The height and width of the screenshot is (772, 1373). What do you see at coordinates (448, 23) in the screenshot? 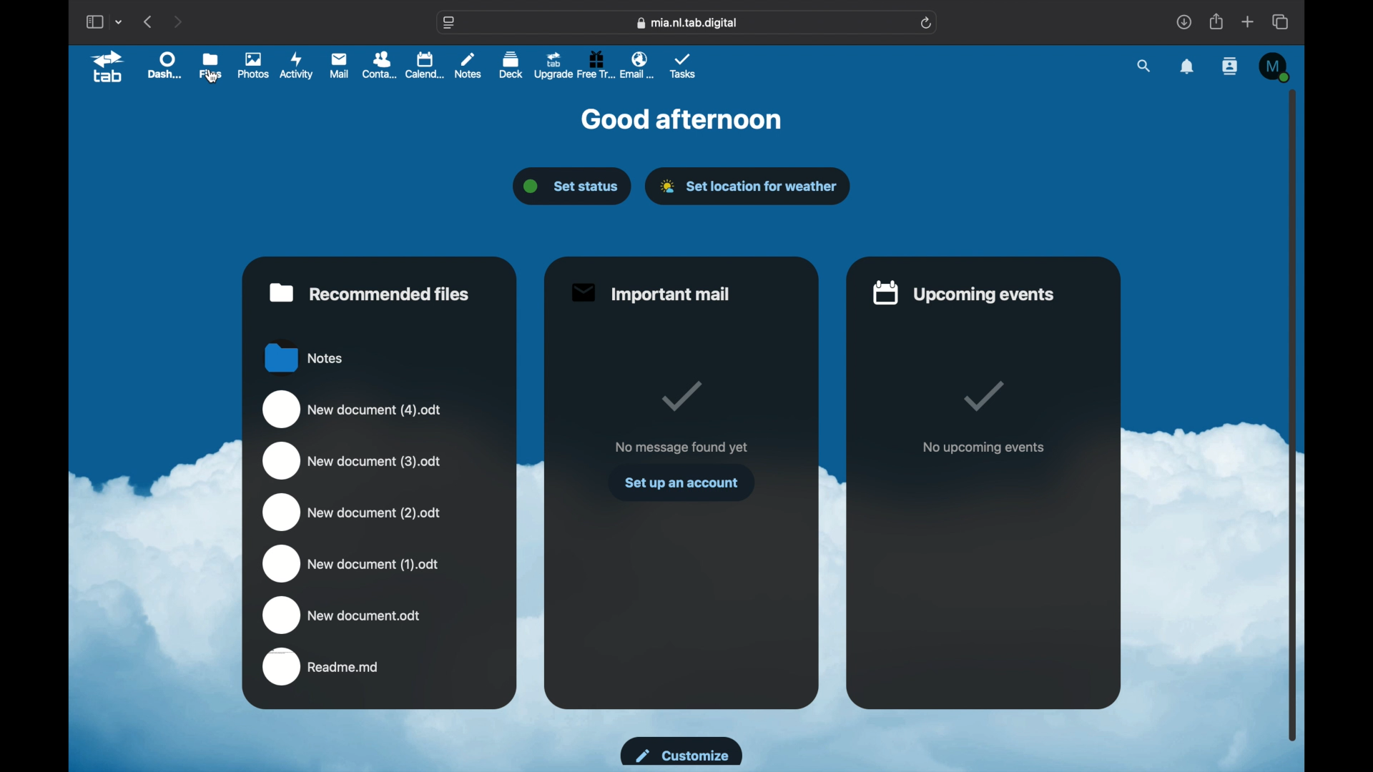
I see `website settings` at bounding box center [448, 23].